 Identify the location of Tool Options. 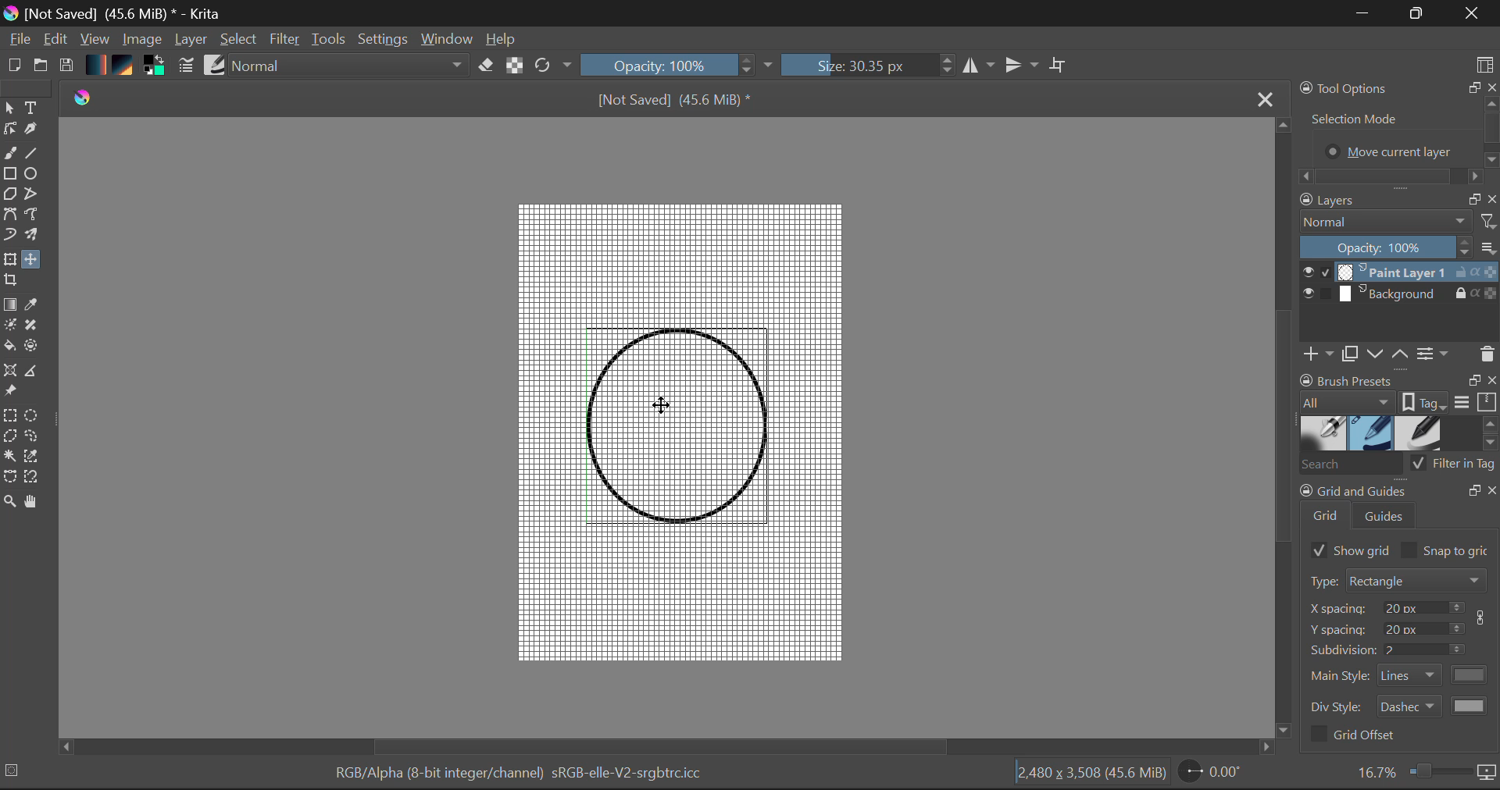
(1397, 131).